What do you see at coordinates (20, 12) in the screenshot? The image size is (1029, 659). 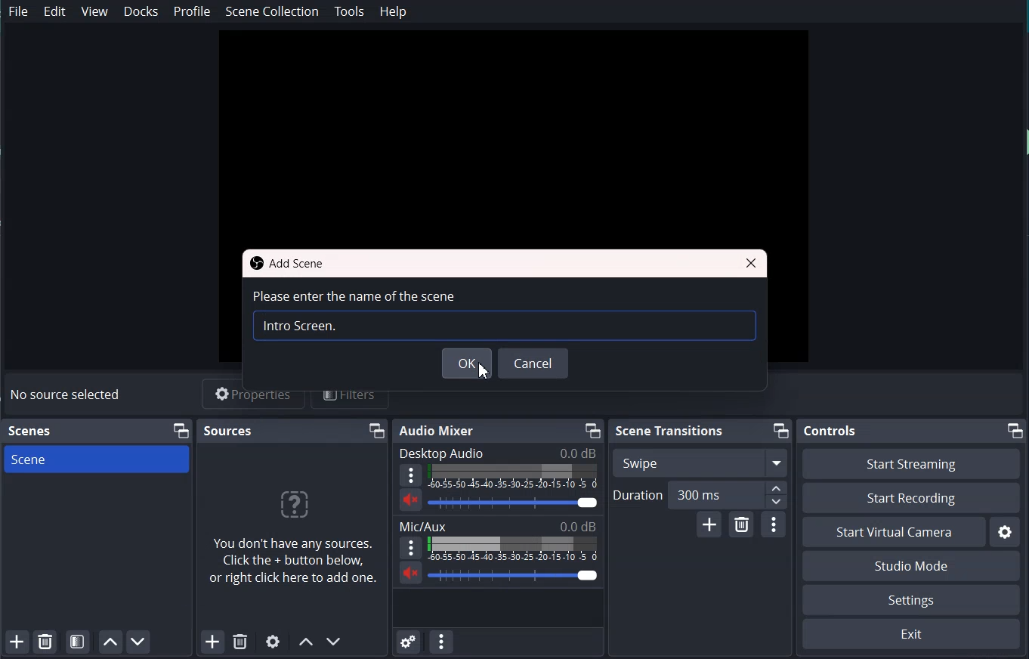 I see `File` at bounding box center [20, 12].